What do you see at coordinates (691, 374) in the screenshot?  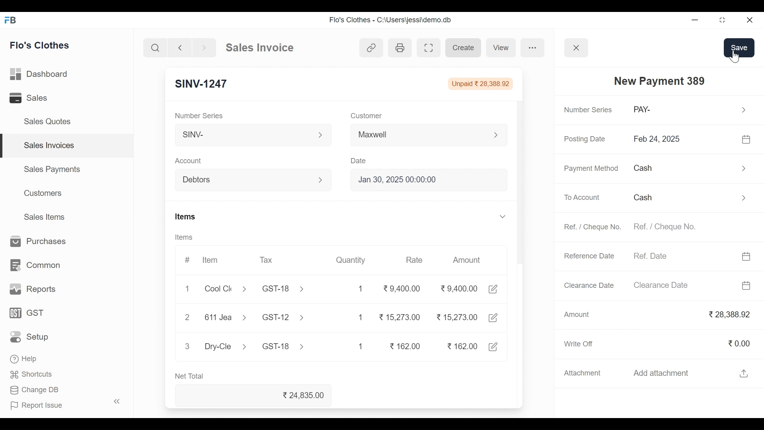 I see `Add attachment fi` at bounding box center [691, 374].